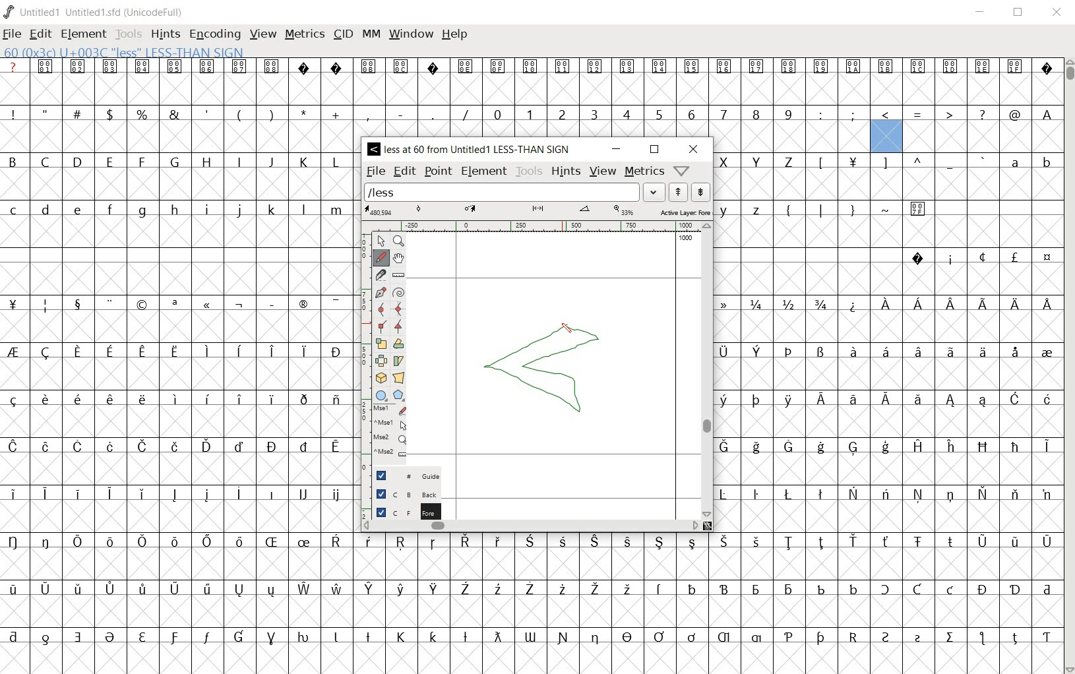 This screenshot has width=1075, height=674. Describe the element at coordinates (84, 34) in the screenshot. I see `element` at that location.